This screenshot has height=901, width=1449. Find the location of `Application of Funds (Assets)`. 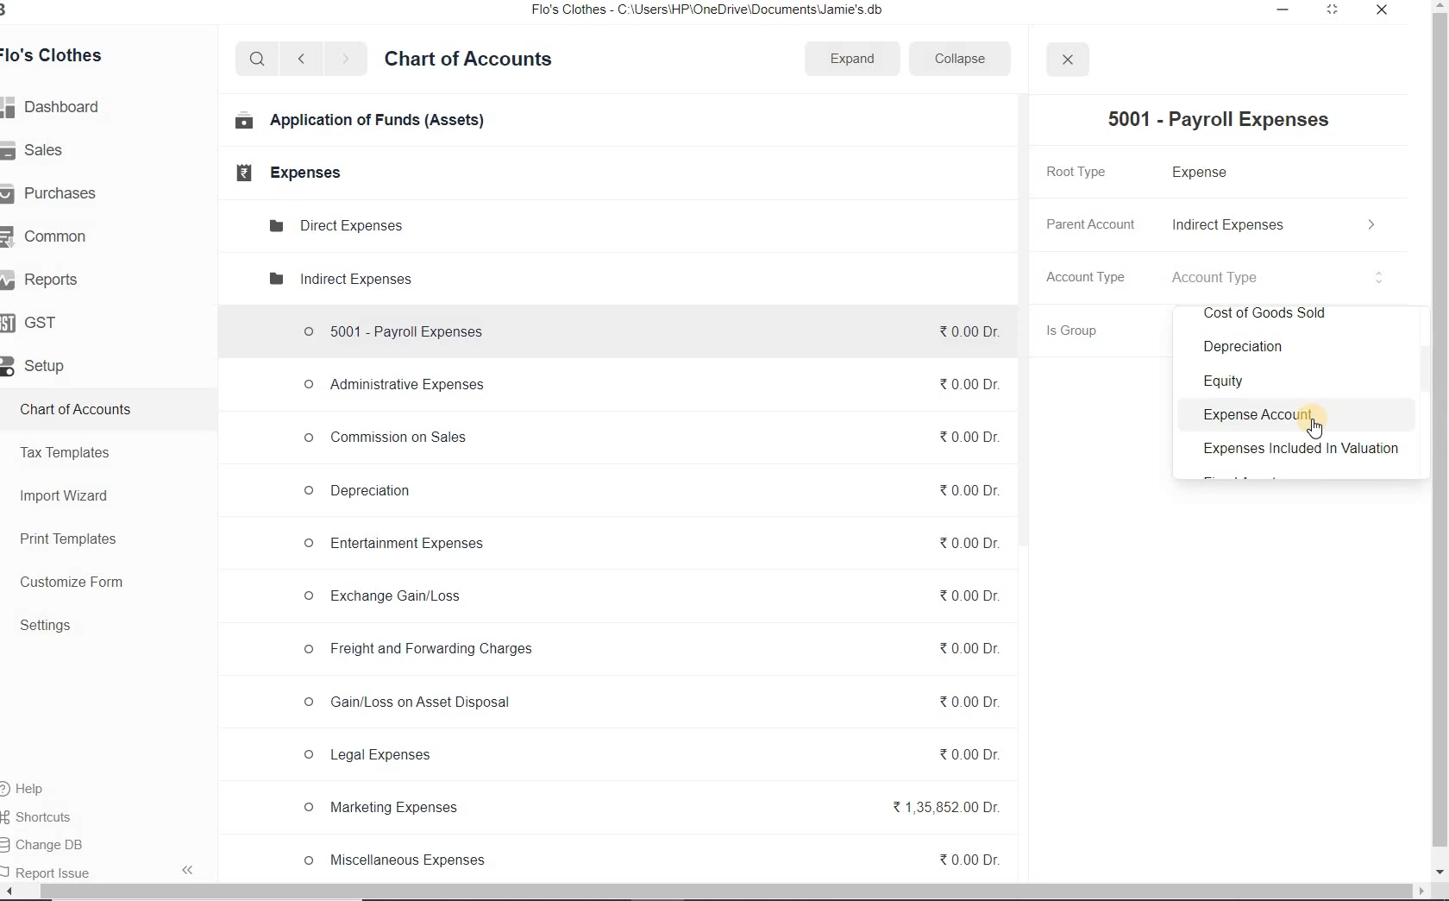

Application of Funds (Assets) is located at coordinates (355, 123).